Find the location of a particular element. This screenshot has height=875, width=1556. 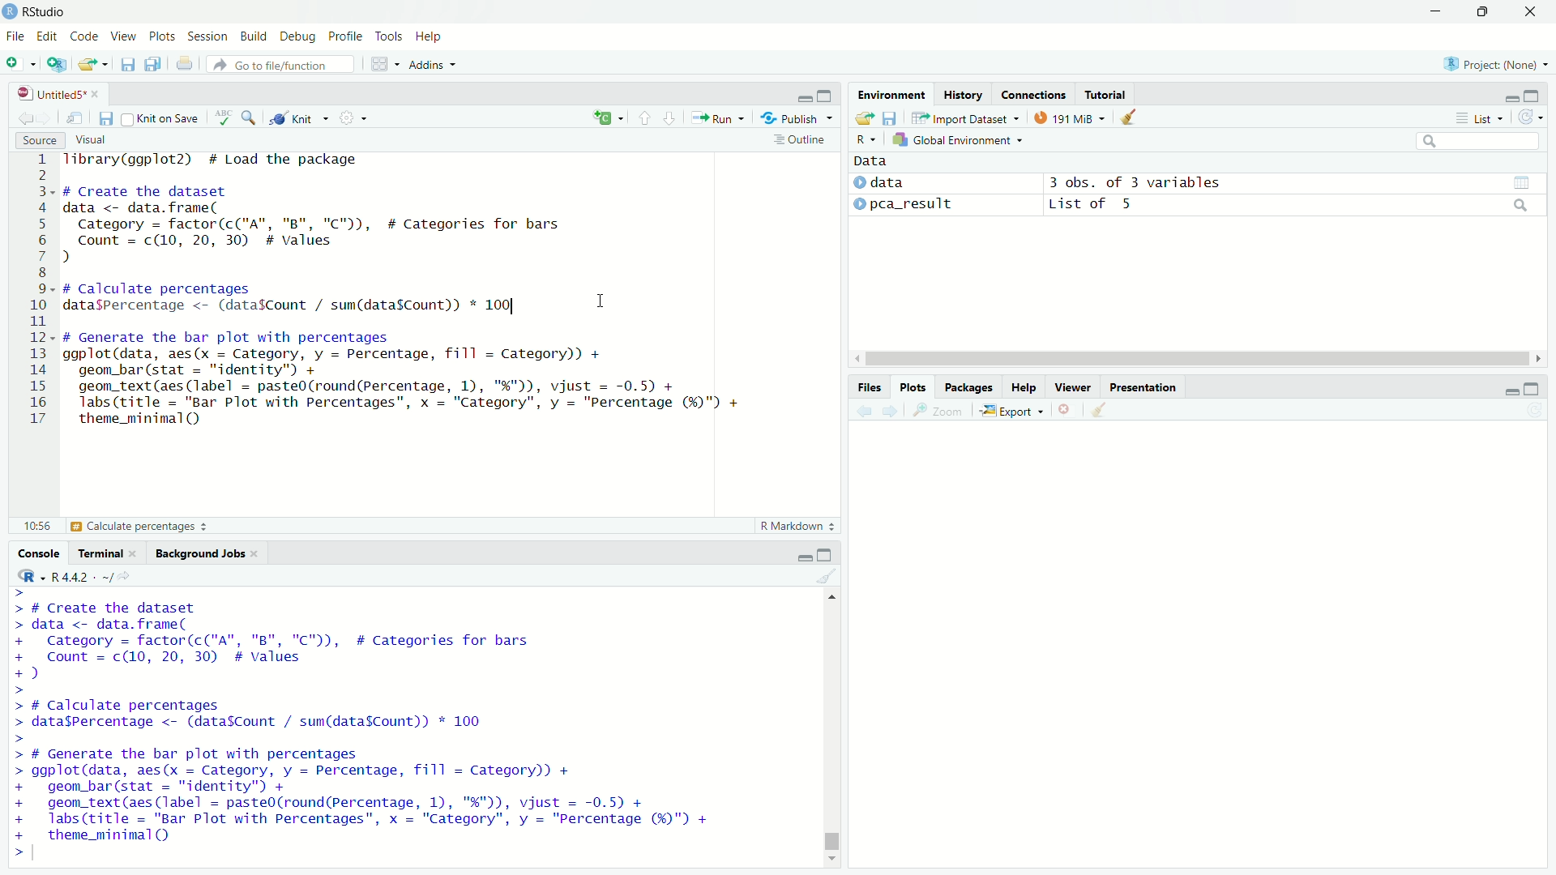

go forward is located at coordinates (891, 412).